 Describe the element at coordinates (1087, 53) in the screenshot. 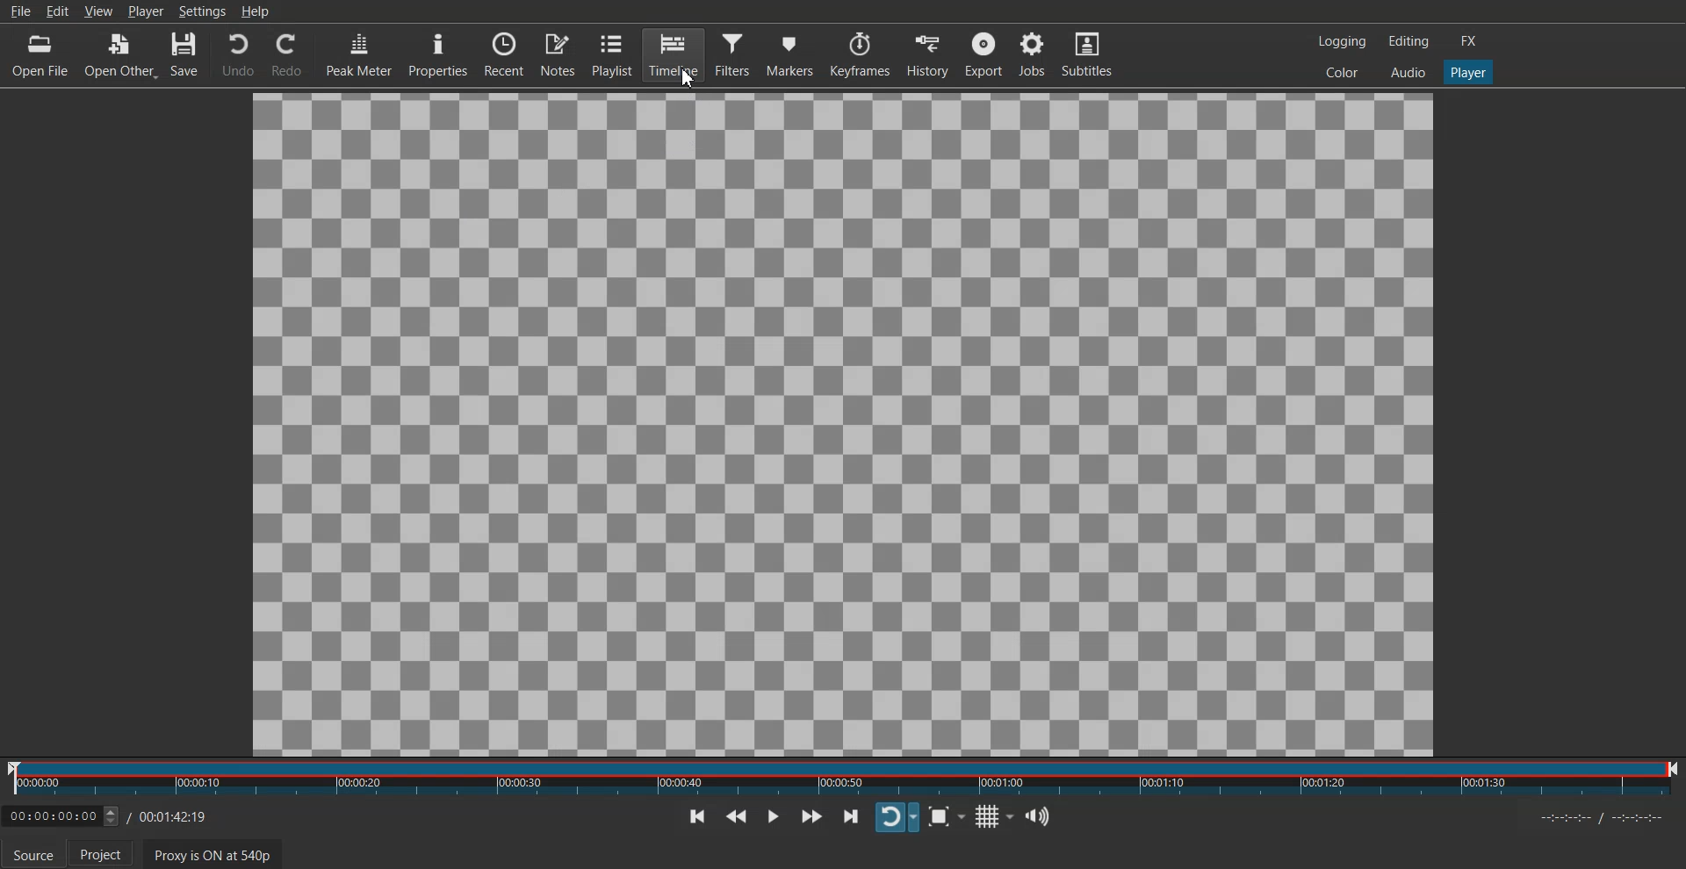

I see `Subtitles` at that location.